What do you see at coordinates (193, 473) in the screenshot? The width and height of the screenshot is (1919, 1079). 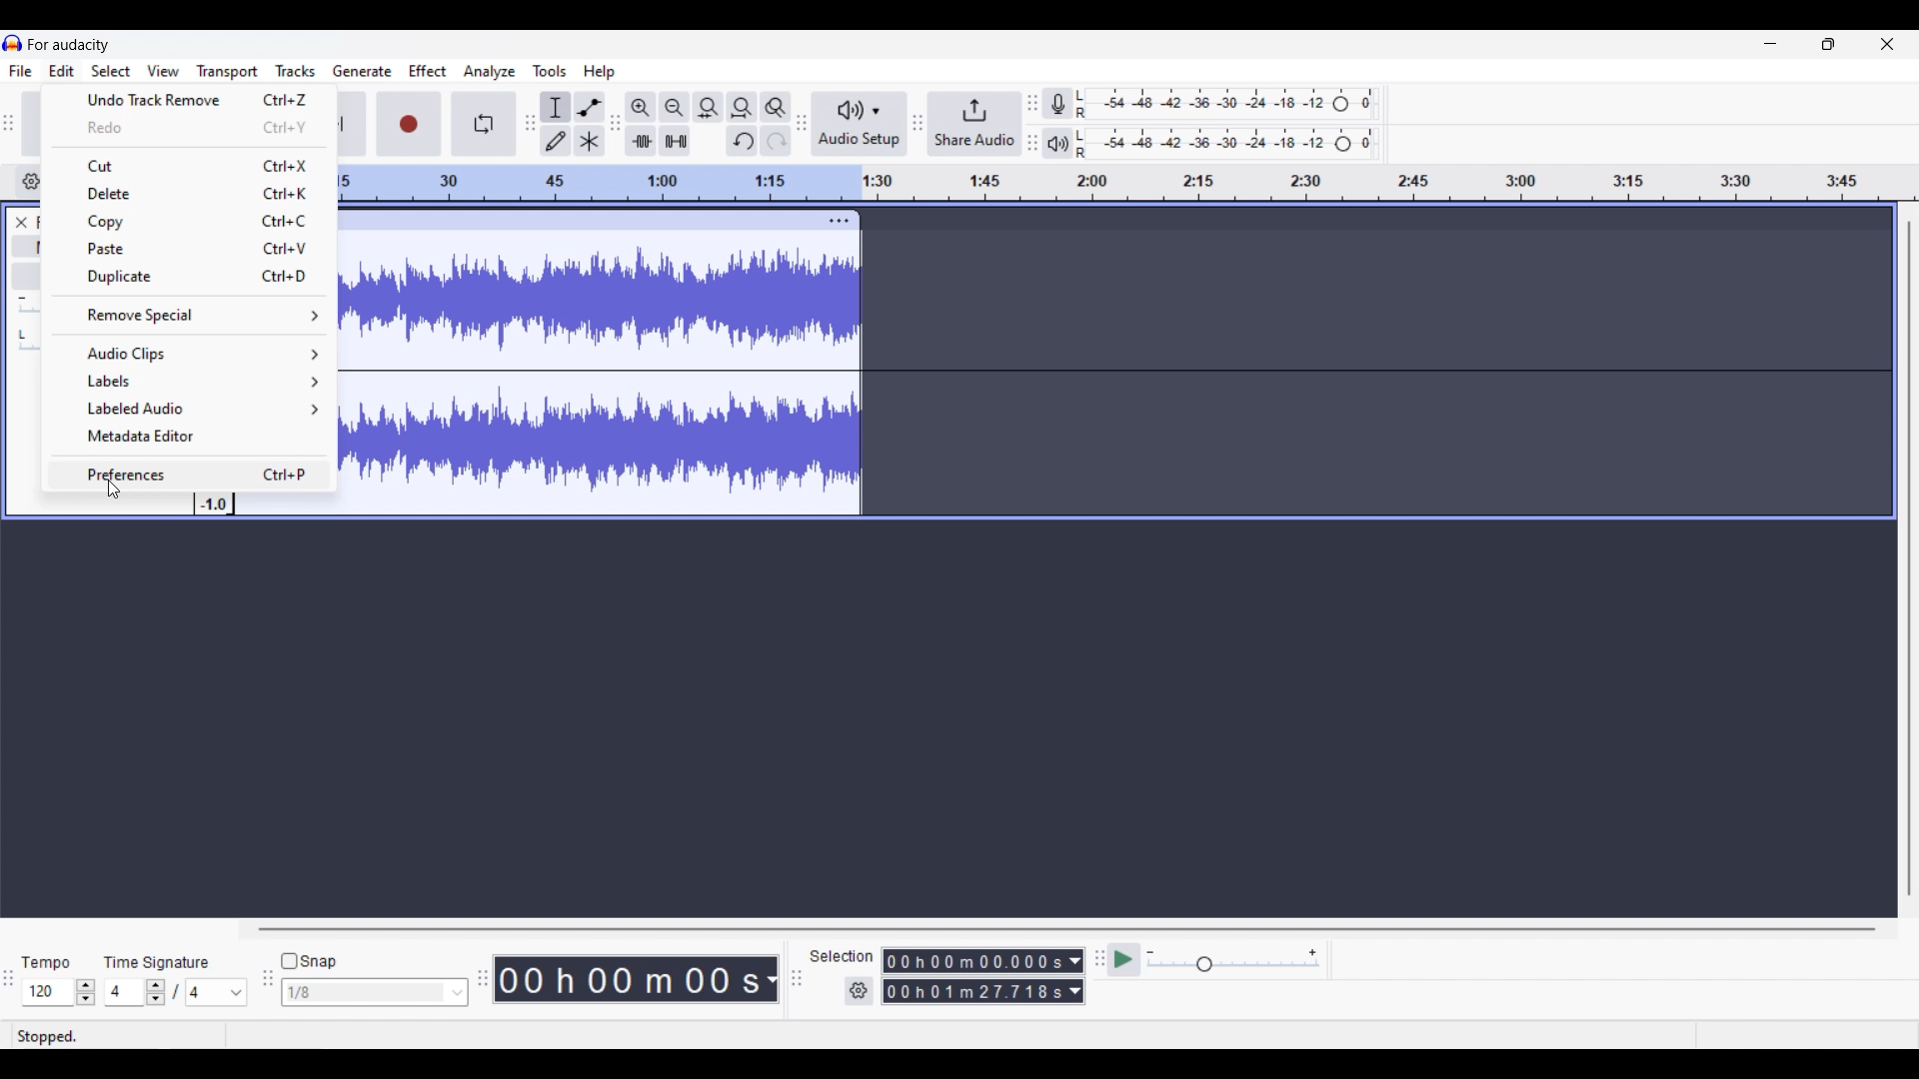 I see `Preferences` at bounding box center [193, 473].